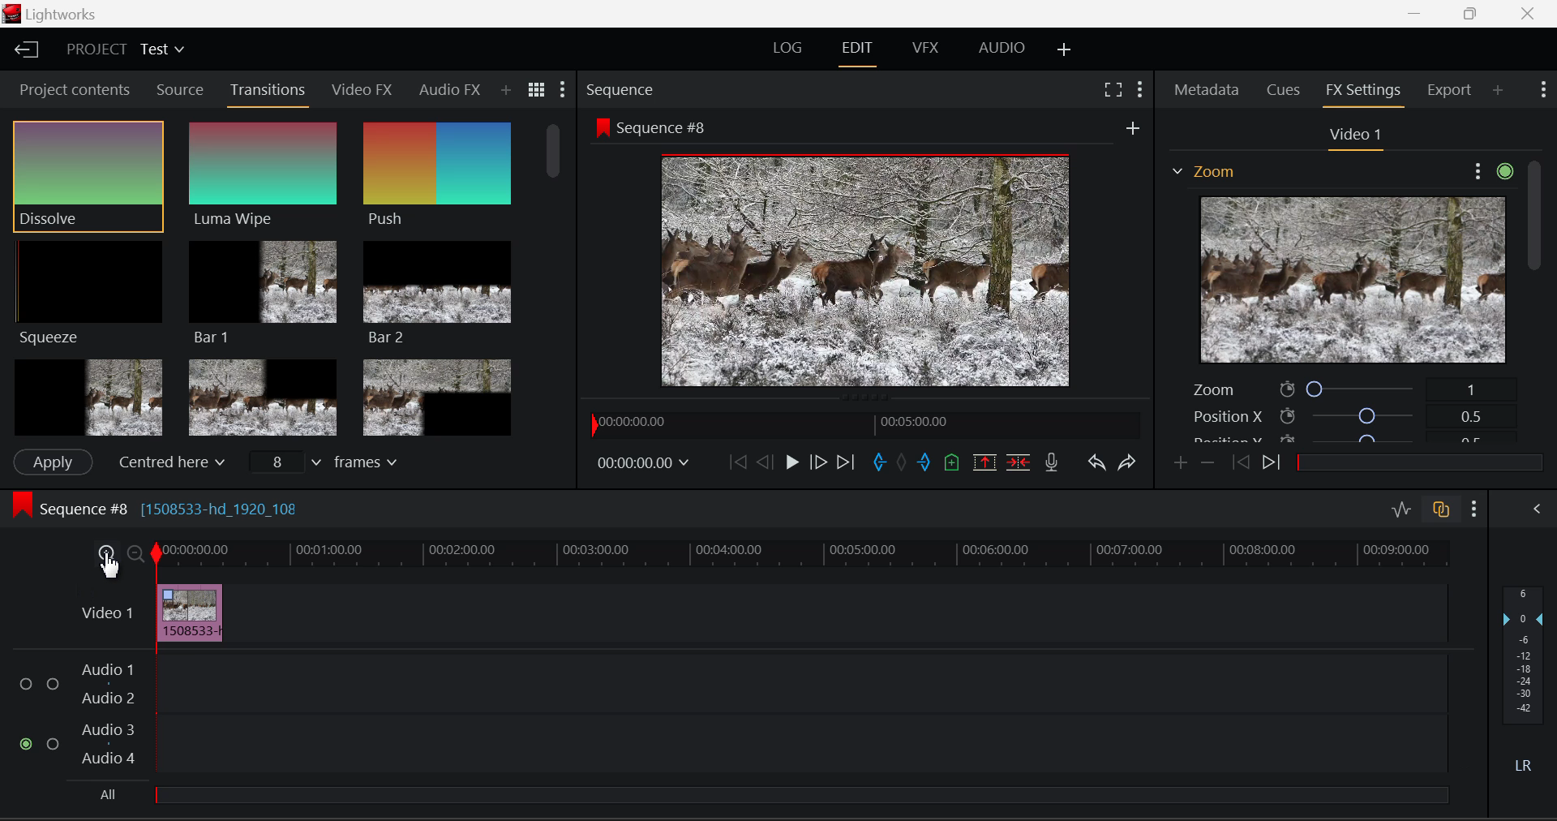 The height and width of the screenshot is (821, 1557). What do you see at coordinates (1019, 463) in the screenshot?
I see `Delete/Cut` at bounding box center [1019, 463].